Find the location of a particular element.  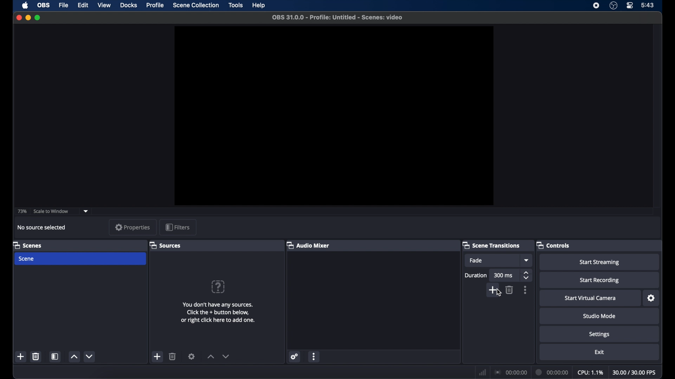

tools is located at coordinates (236, 5).